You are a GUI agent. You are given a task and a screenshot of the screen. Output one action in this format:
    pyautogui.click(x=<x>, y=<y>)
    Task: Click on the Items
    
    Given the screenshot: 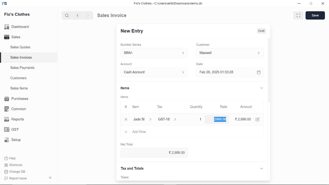 What is the action you would take?
    pyautogui.click(x=125, y=89)
    